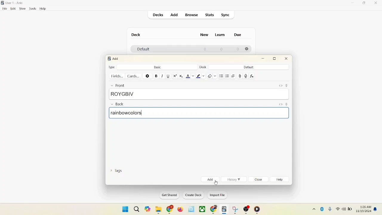 The image size is (382, 215). What do you see at coordinates (221, 35) in the screenshot?
I see `learn` at bounding box center [221, 35].